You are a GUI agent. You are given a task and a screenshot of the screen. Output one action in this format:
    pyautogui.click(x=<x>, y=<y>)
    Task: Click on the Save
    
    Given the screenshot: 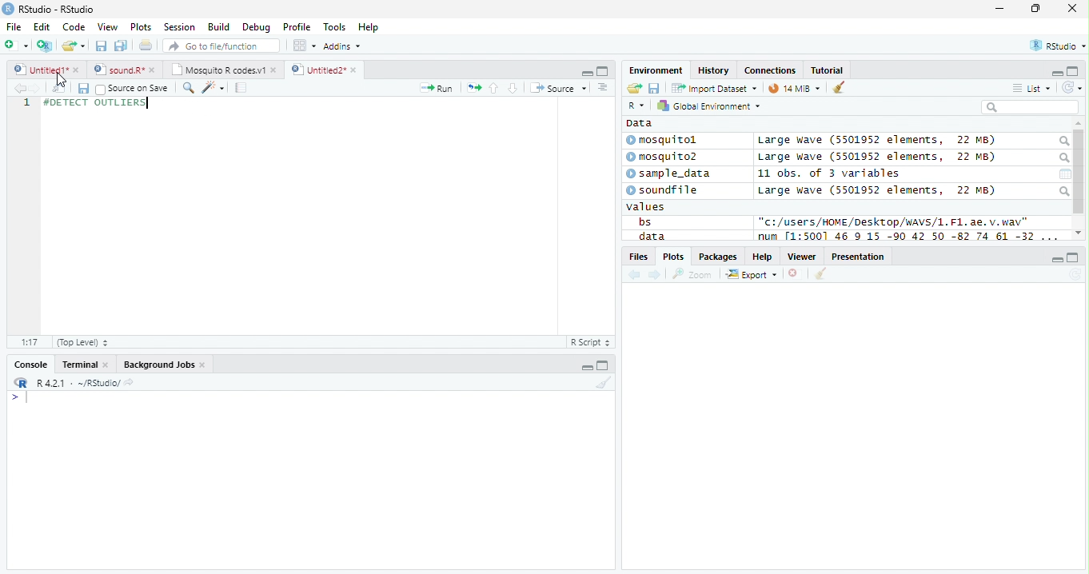 What is the action you would take?
    pyautogui.click(x=82, y=89)
    